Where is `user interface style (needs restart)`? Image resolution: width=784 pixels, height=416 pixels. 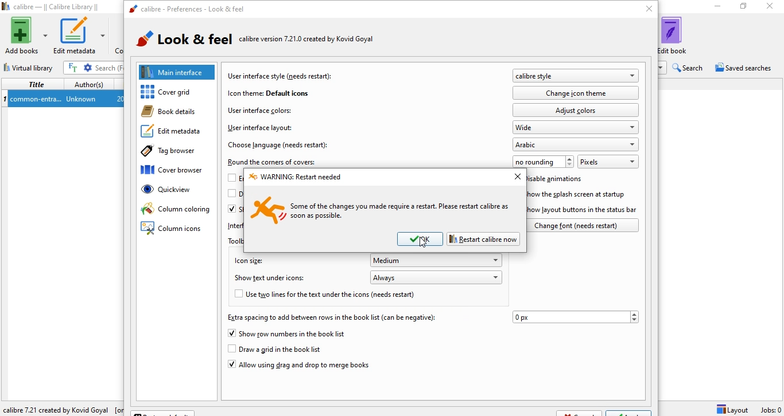 user interface style (needs restart) is located at coordinates (281, 76).